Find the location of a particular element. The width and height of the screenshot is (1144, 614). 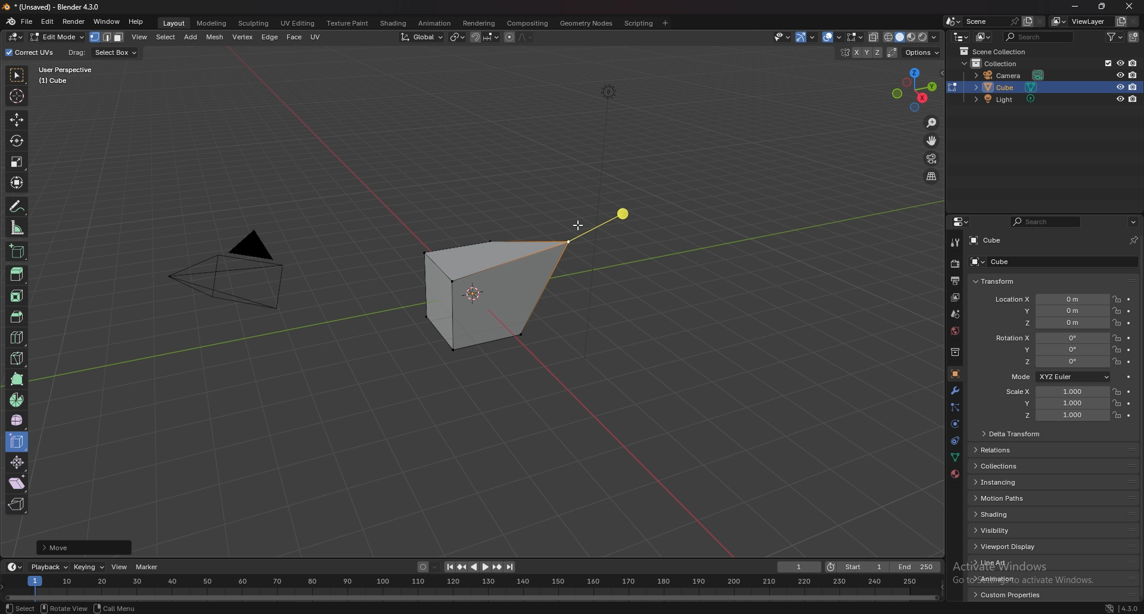

selectibility and visibility is located at coordinates (801, 38).